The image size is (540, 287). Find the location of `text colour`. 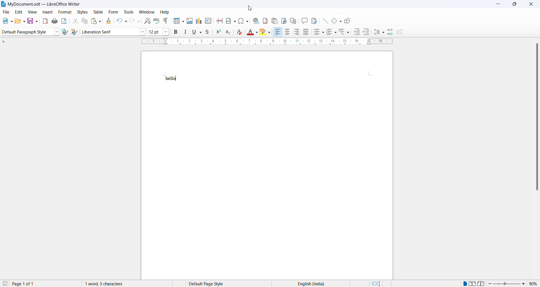

text colour is located at coordinates (253, 32).